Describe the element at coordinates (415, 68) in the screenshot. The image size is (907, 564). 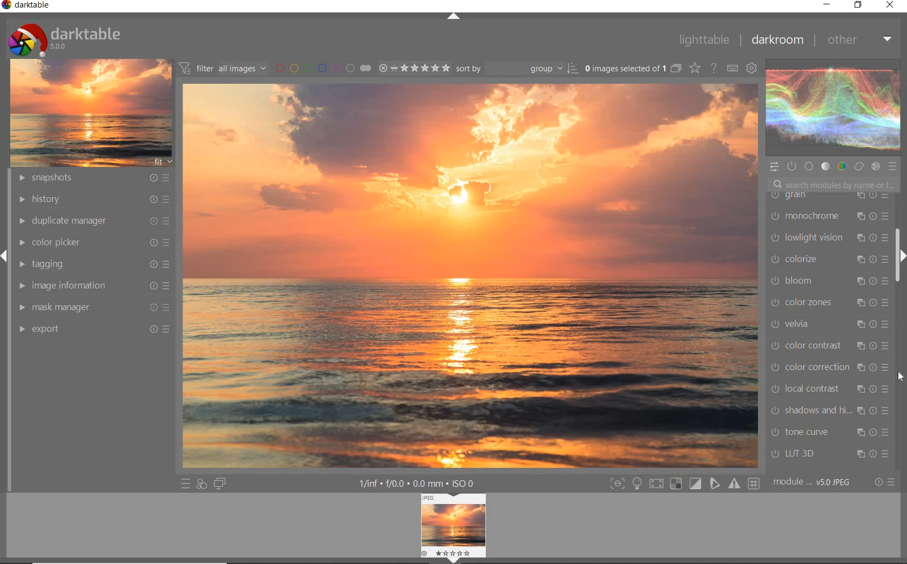
I see `SELECTED IMAGE RANGE RATING` at that location.